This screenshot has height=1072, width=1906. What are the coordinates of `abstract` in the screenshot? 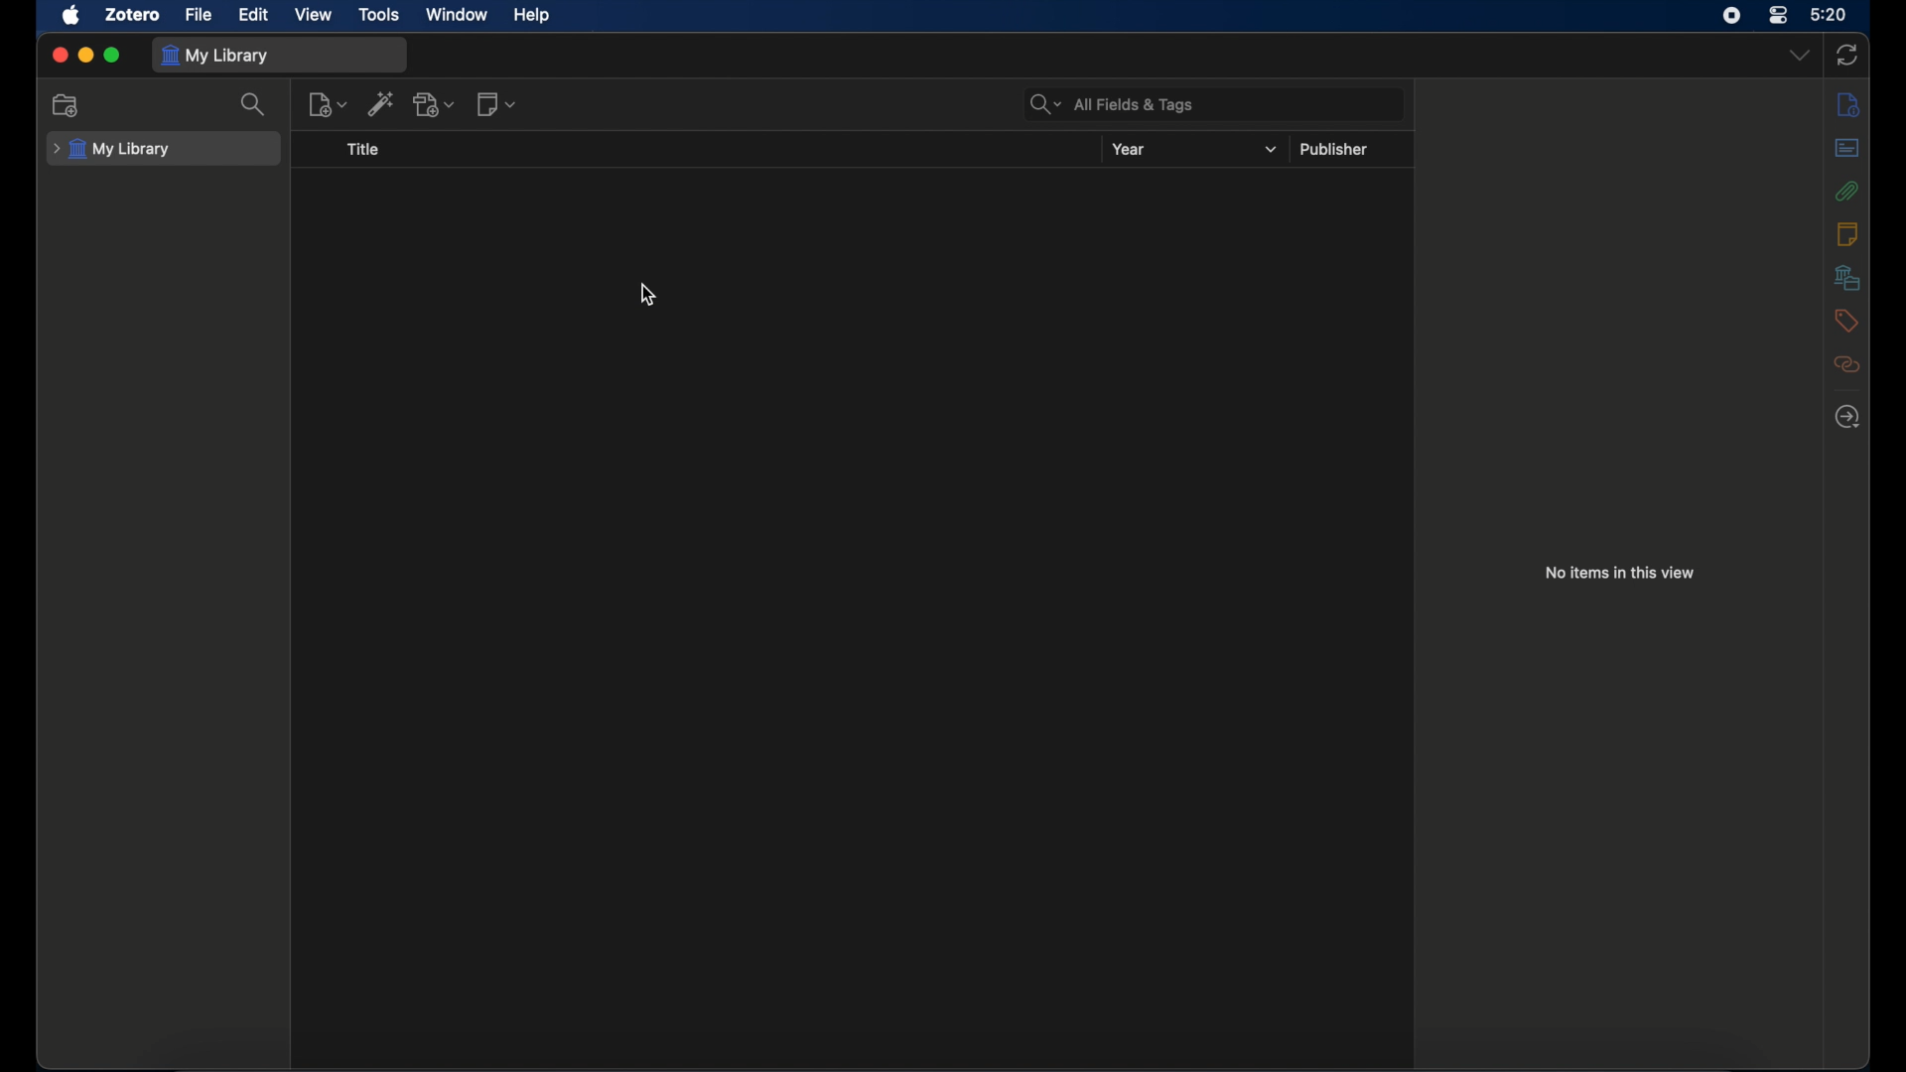 It's located at (1847, 147).